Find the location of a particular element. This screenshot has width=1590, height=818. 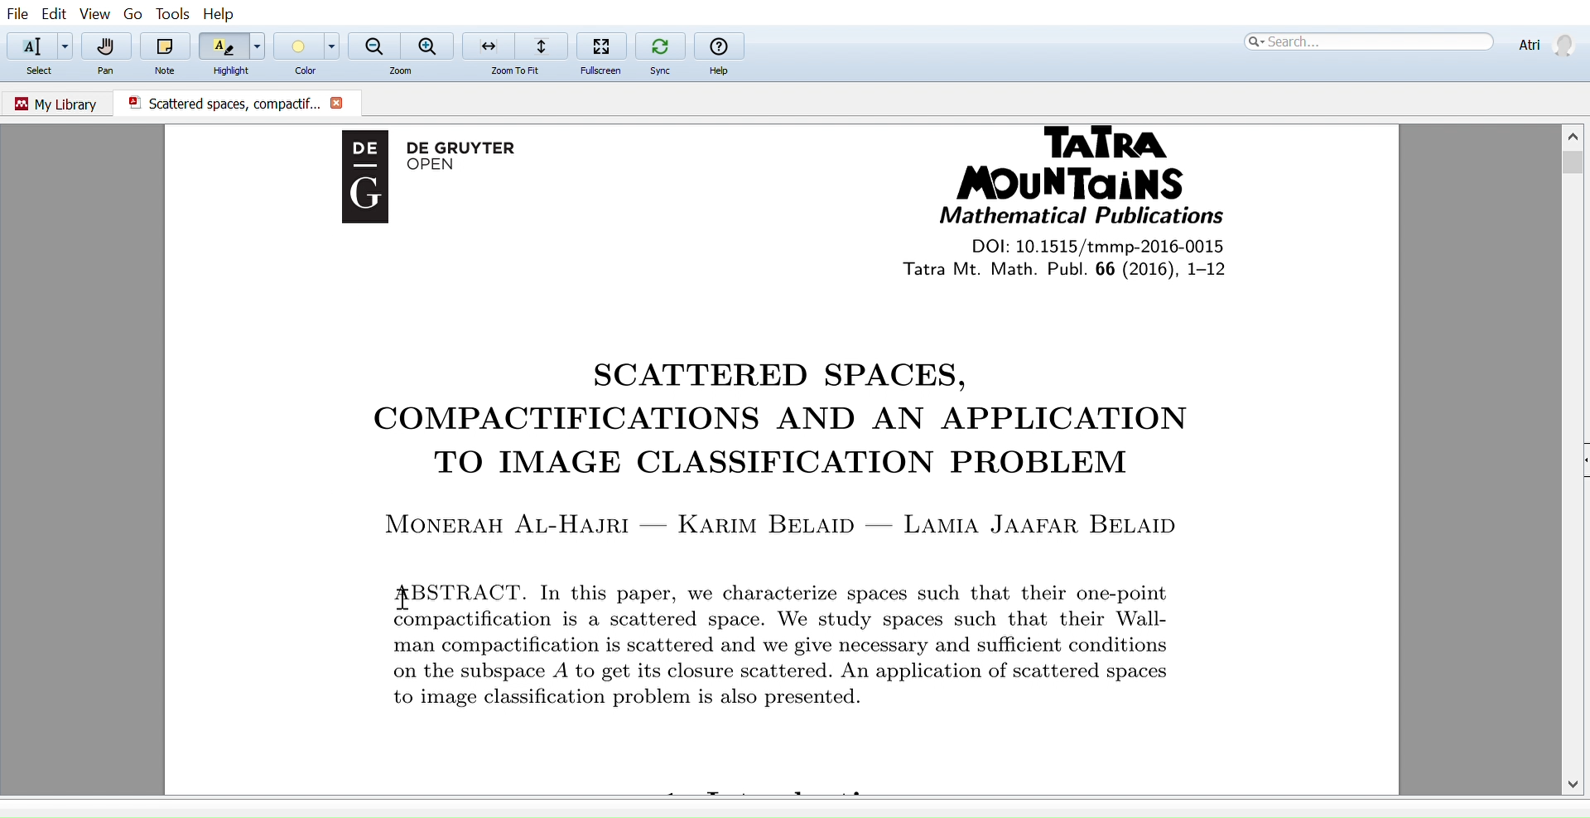

TO IMAGE CLASSIFICATION PROBLEM is located at coordinates (793, 464).